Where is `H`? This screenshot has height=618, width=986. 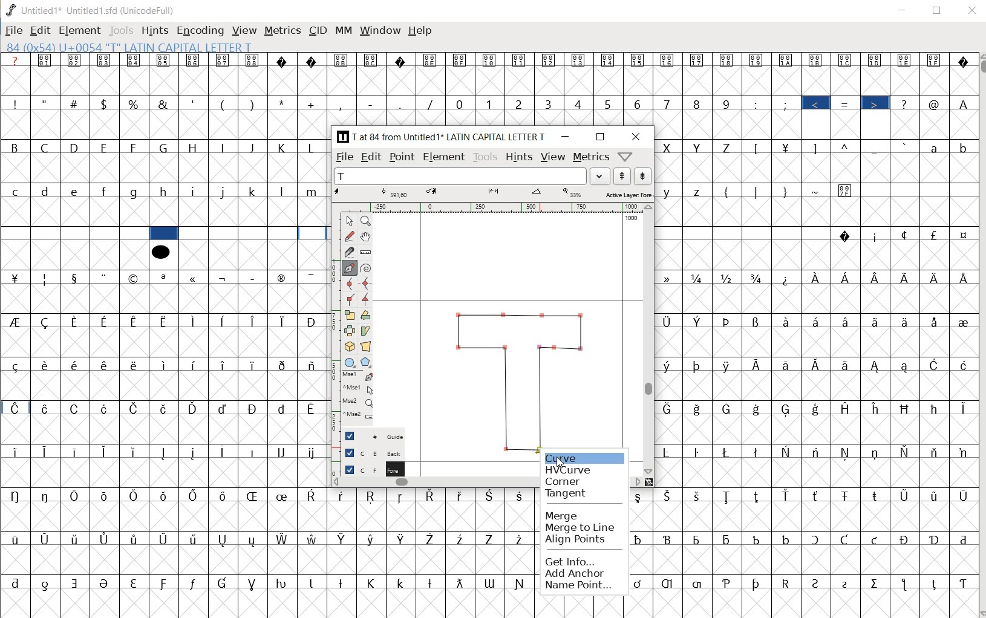
H is located at coordinates (194, 148).